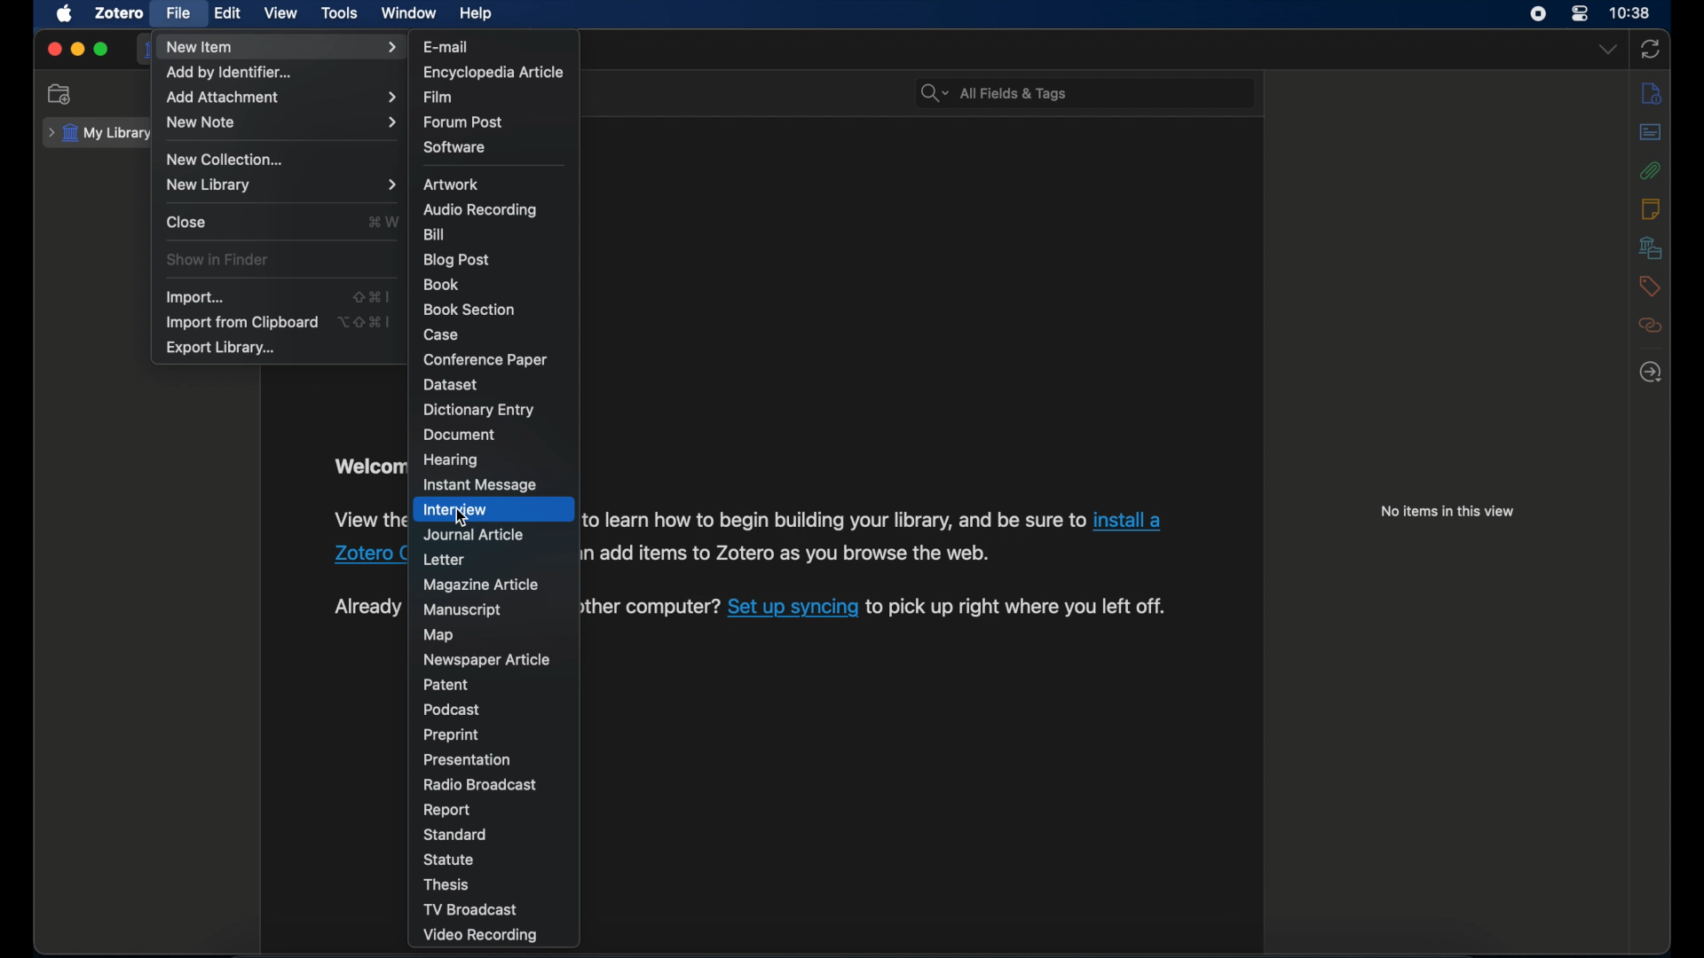 Image resolution: width=1704 pixels, height=958 pixels. Describe the element at coordinates (1000, 93) in the screenshot. I see `search bar` at that location.